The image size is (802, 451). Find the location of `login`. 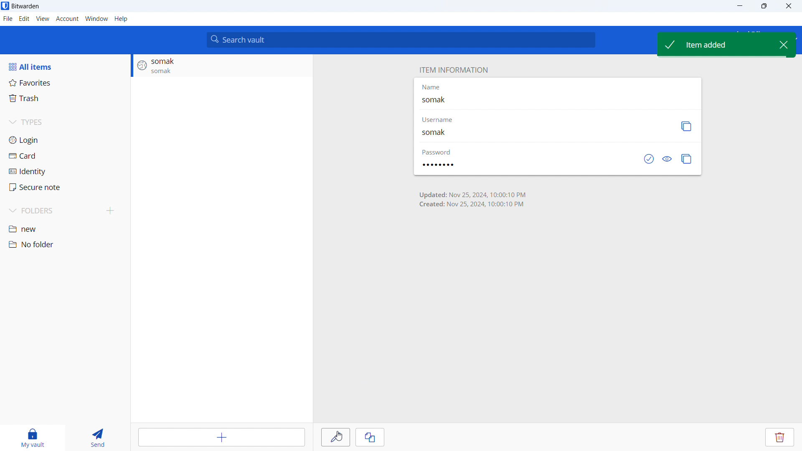

login is located at coordinates (65, 140).